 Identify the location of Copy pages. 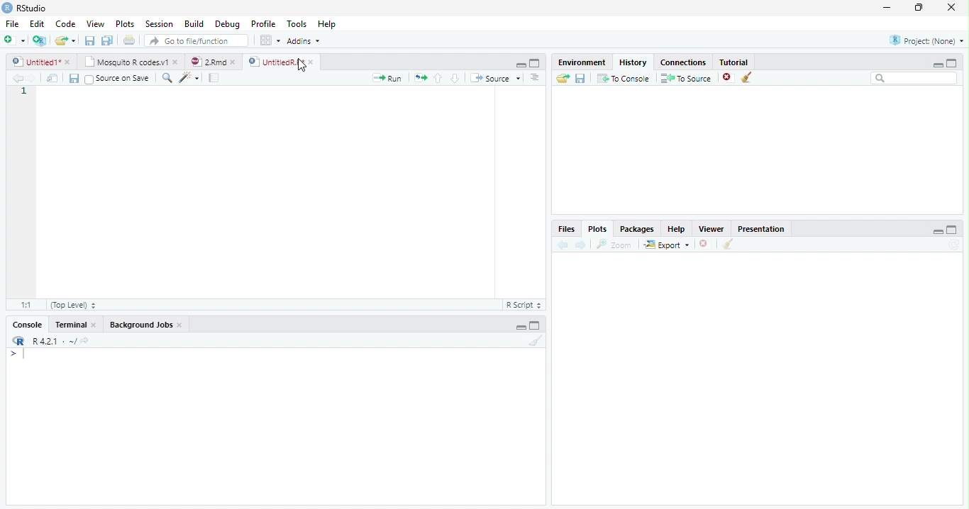
(419, 77).